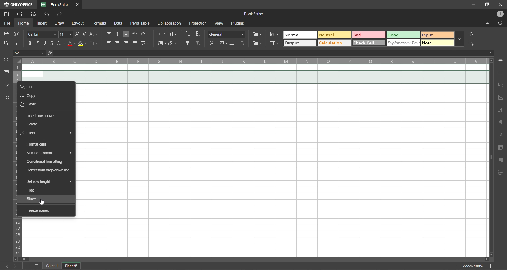 The width and height of the screenshot is (507, 270). Describe the element at coordinates (33, 125) in the screenshot. I see `delete` at that location.